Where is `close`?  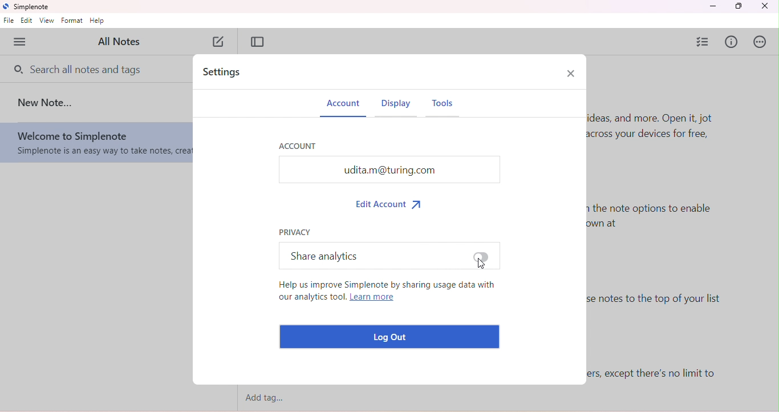 close is located at coordinates (570, 72).